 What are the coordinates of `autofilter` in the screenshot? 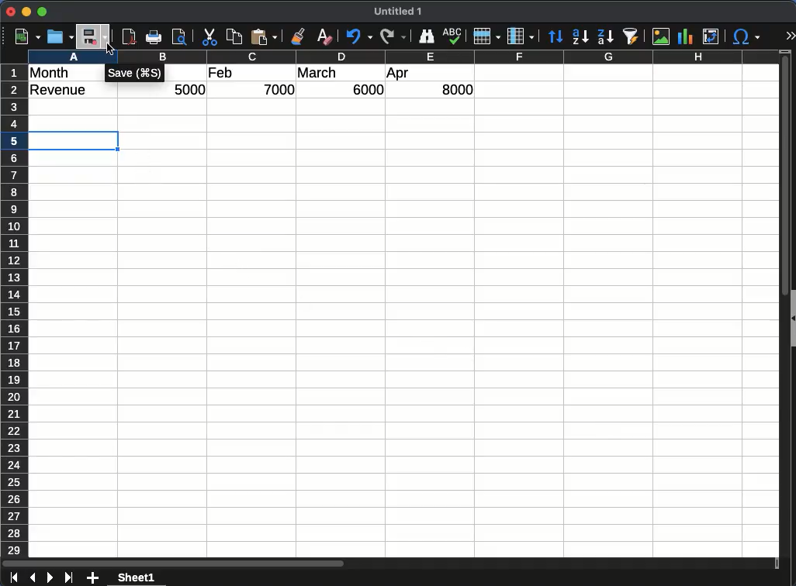 It's located at (631, 36).